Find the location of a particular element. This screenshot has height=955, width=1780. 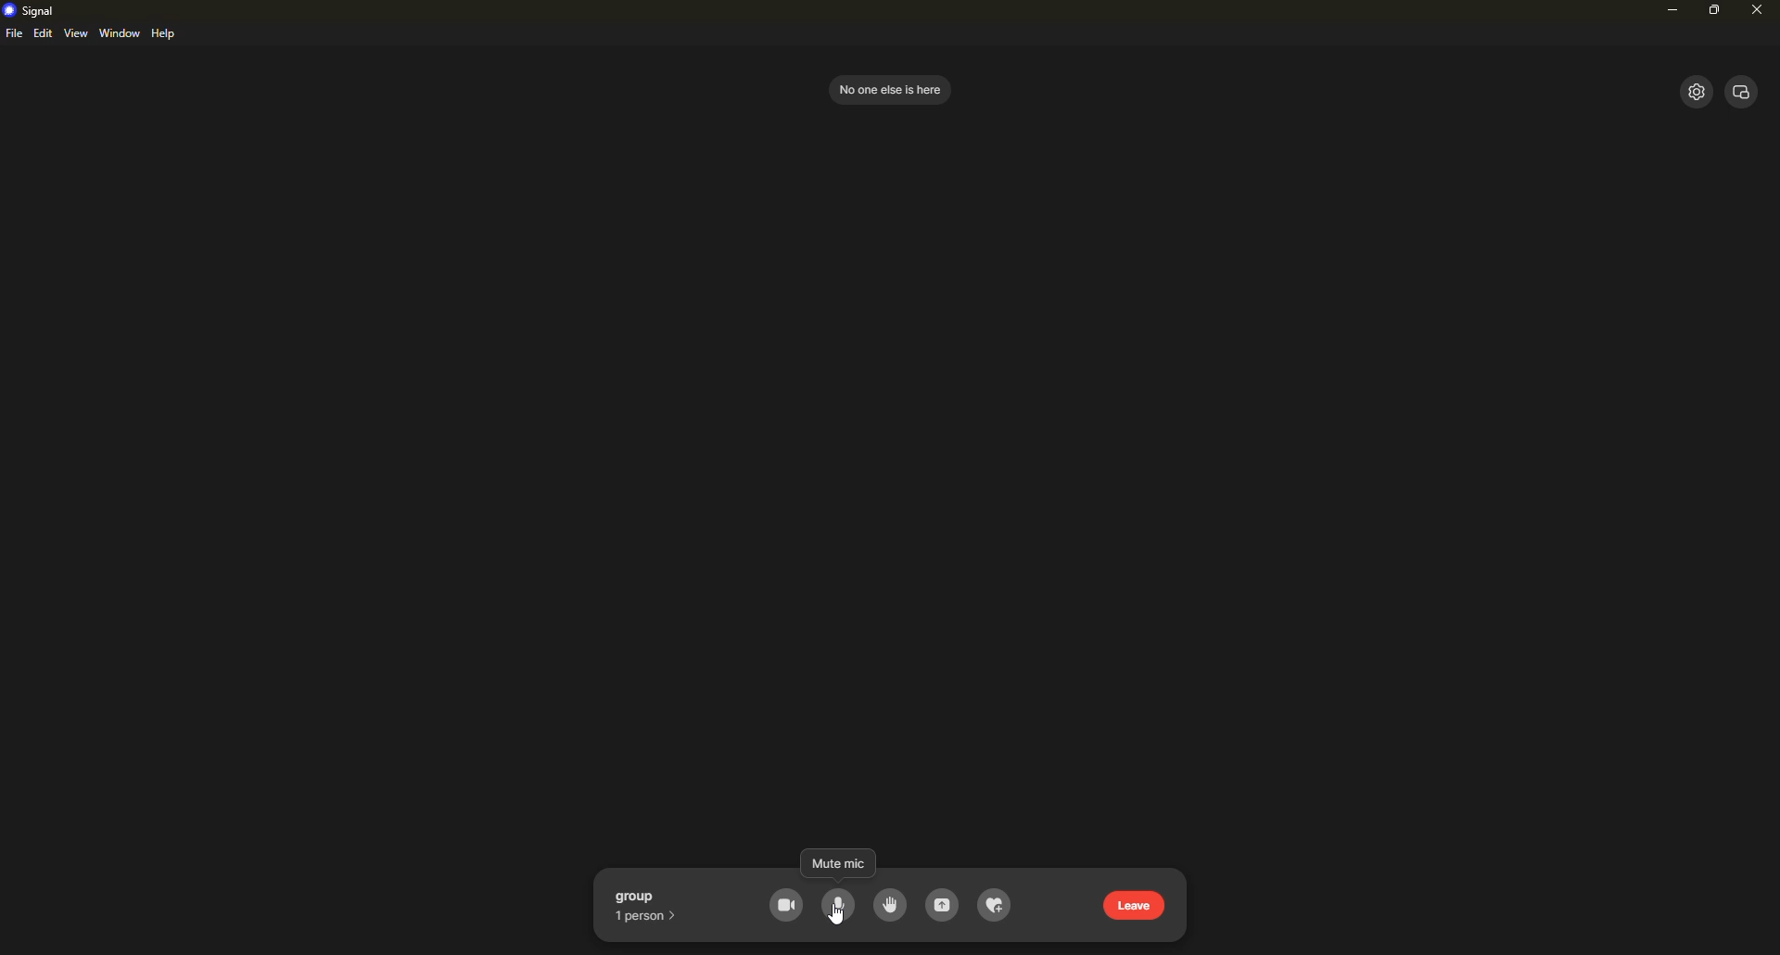

view is located at coordinates (1742, 89).